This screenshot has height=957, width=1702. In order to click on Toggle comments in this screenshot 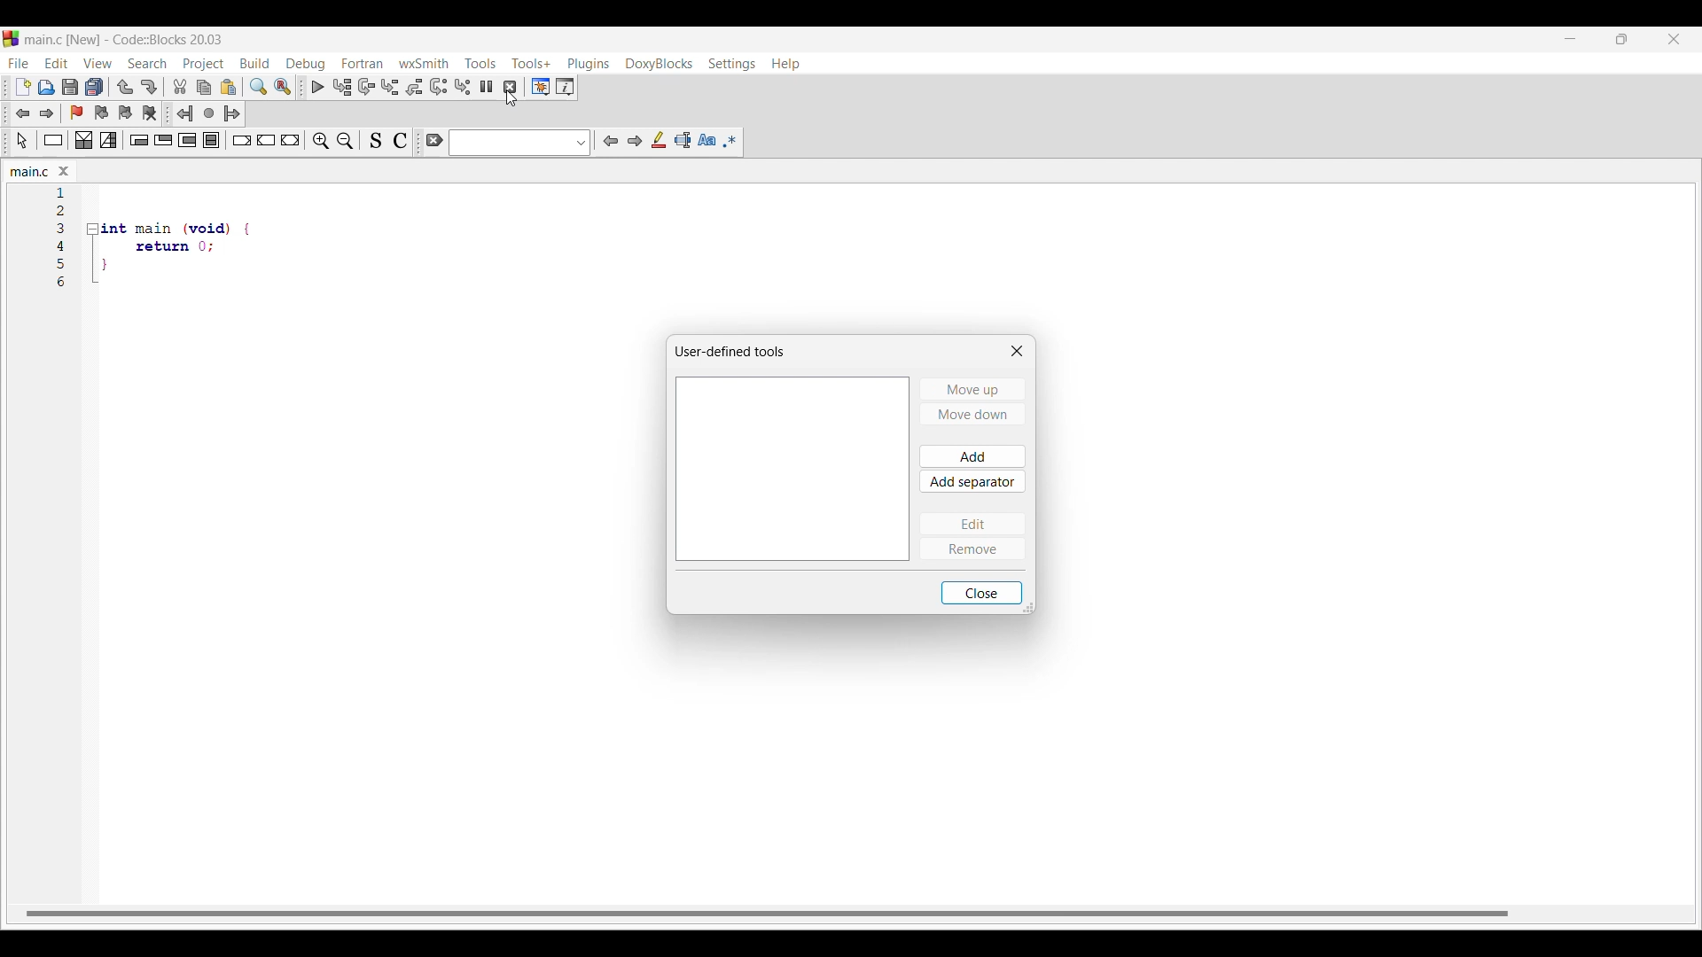, I will do `click(400, 143)`.